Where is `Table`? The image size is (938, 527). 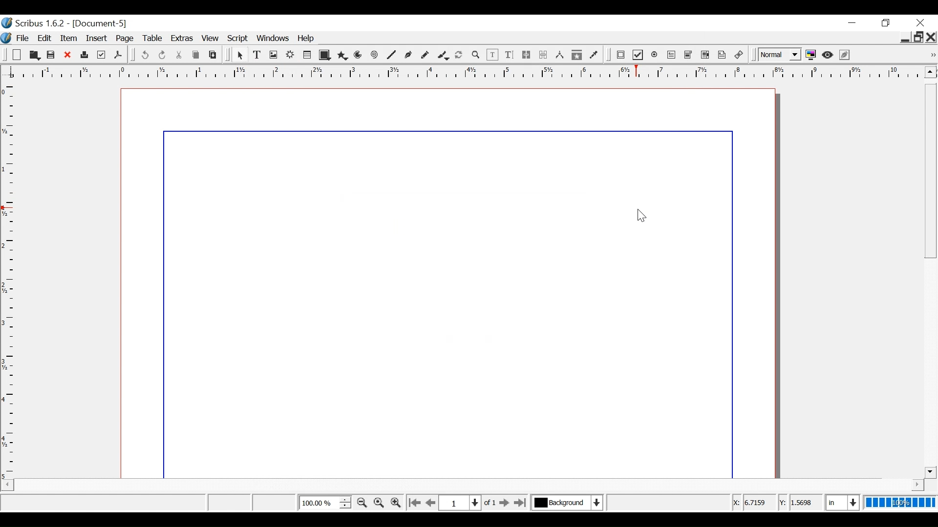 Table is located at coordinates (307, 55).